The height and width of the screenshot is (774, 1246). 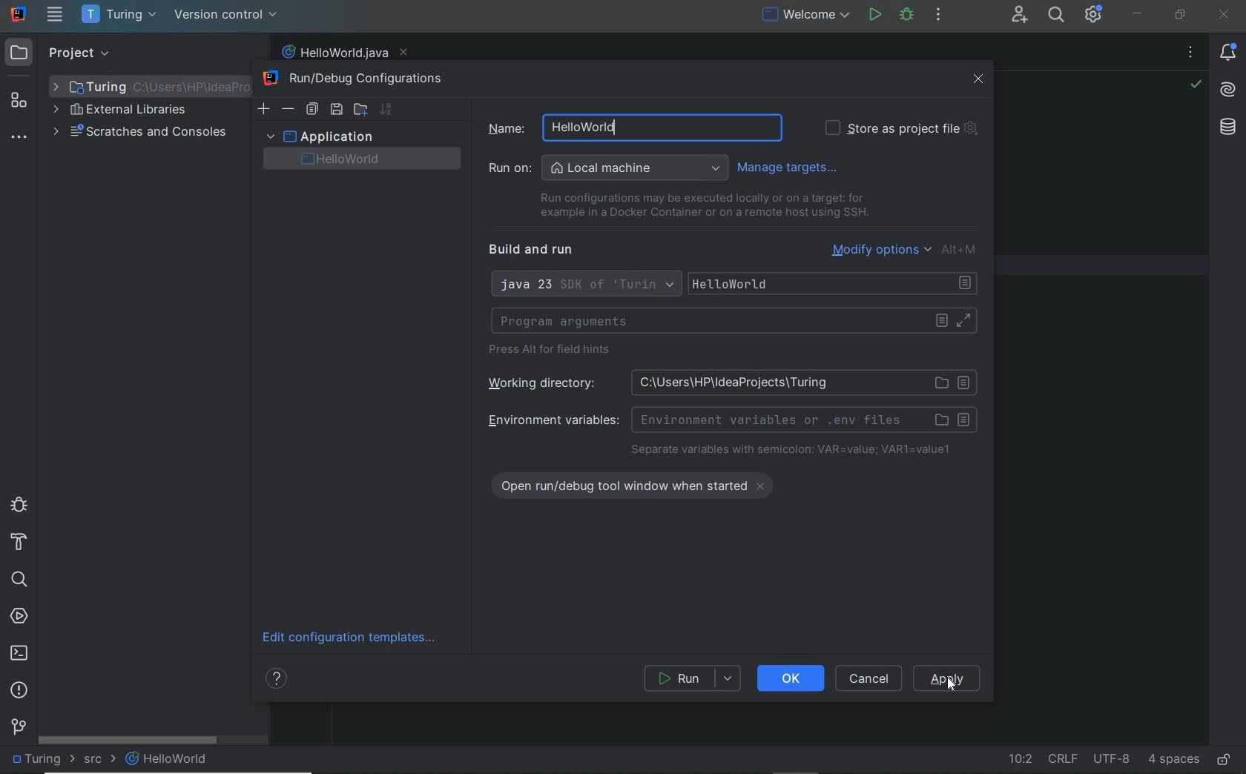 What do you see at coordinates (168, 758) in the screenshot?
I see `HelloWorld` at bounding box center [168, 758].